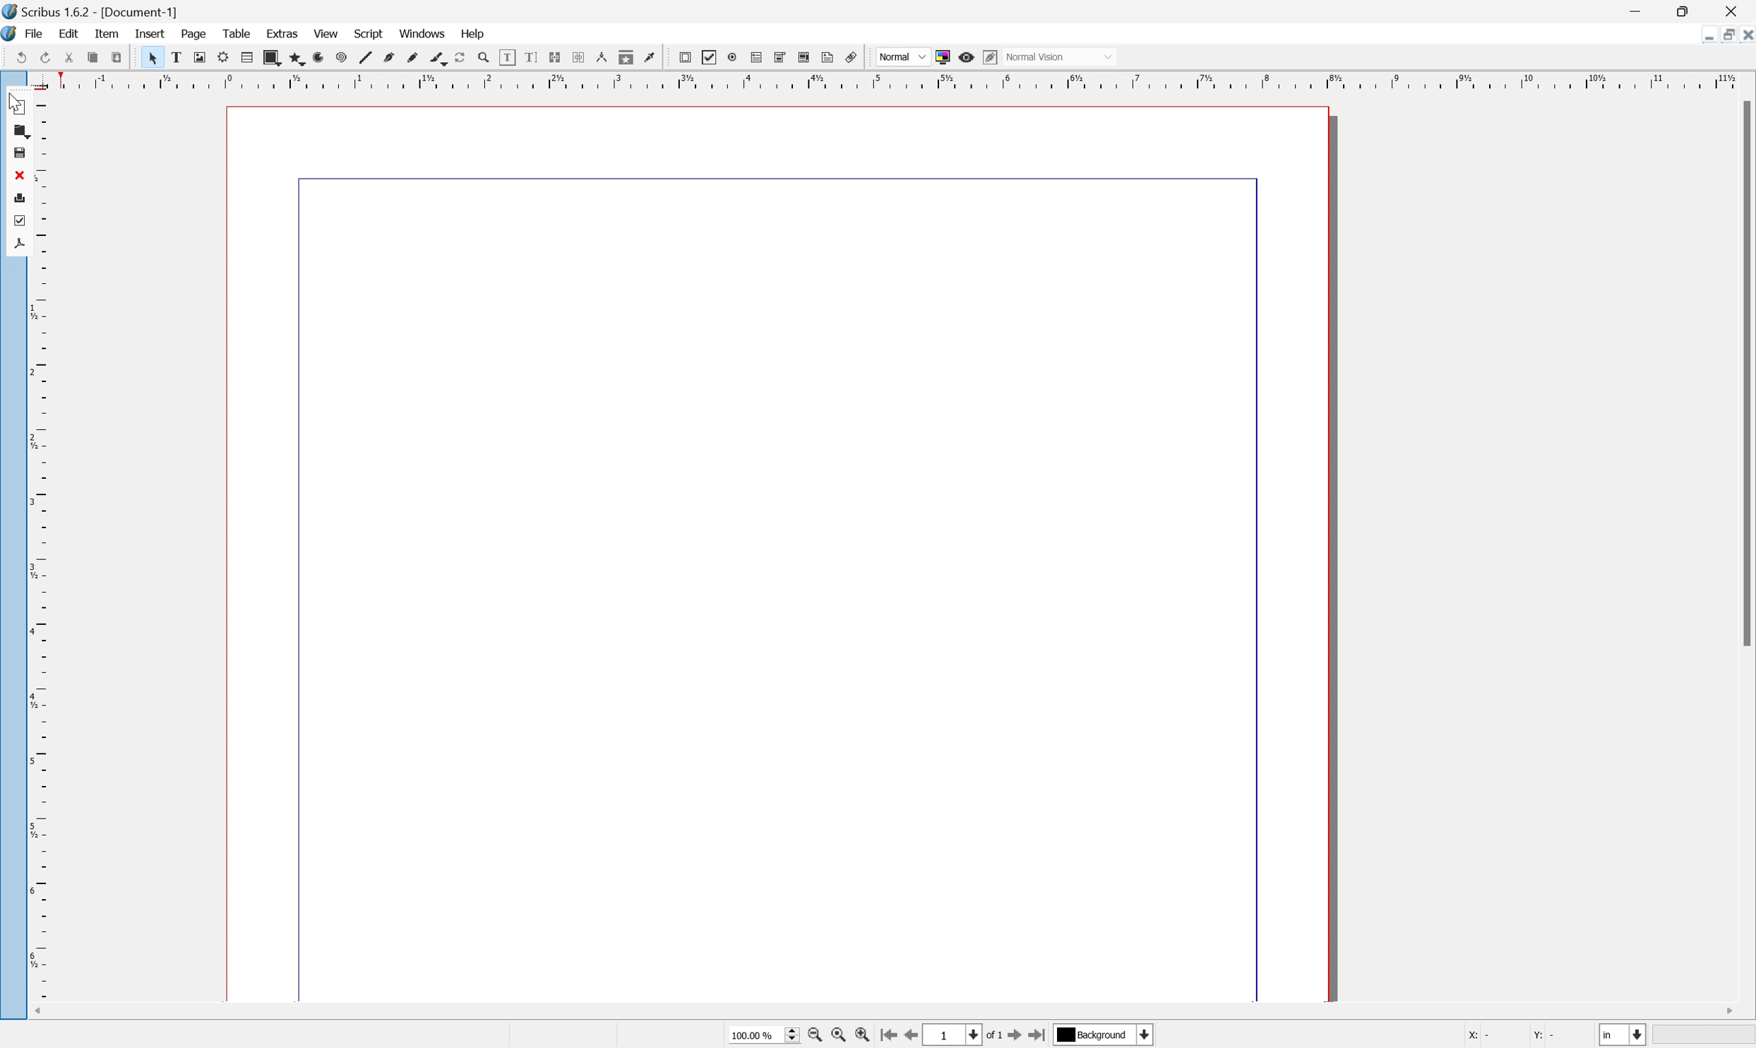  I want to click on Scroll bar, so click(1745, 372).